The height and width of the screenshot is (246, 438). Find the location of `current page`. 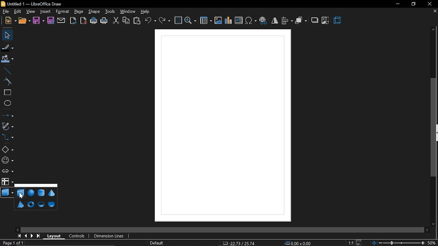

current page is located at coordinates (13, 243).